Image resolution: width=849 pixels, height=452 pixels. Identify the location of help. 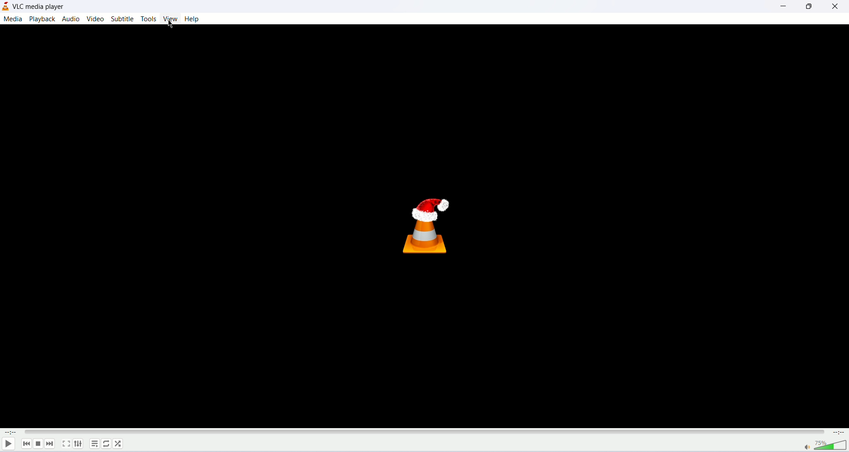
(192, 19).